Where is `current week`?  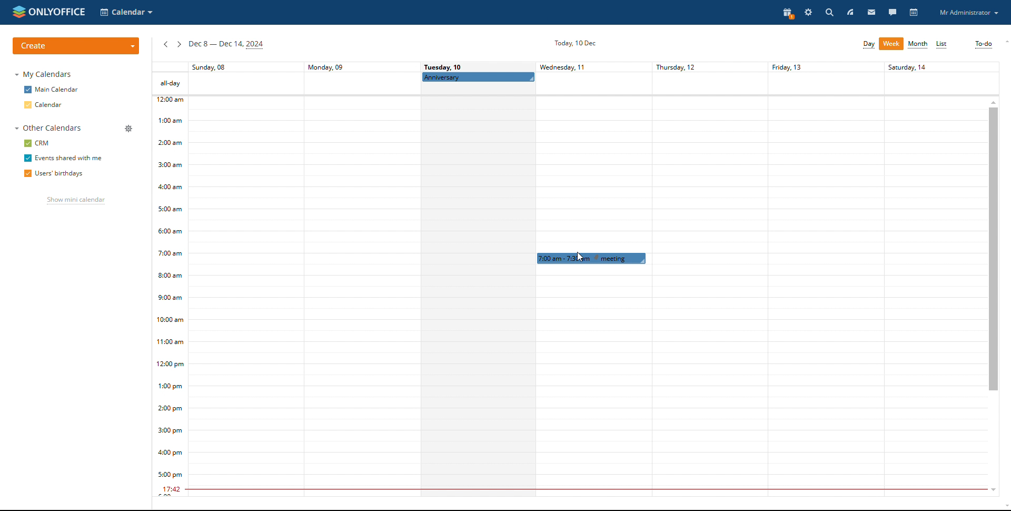 current week is located at coordinates (226, 45).